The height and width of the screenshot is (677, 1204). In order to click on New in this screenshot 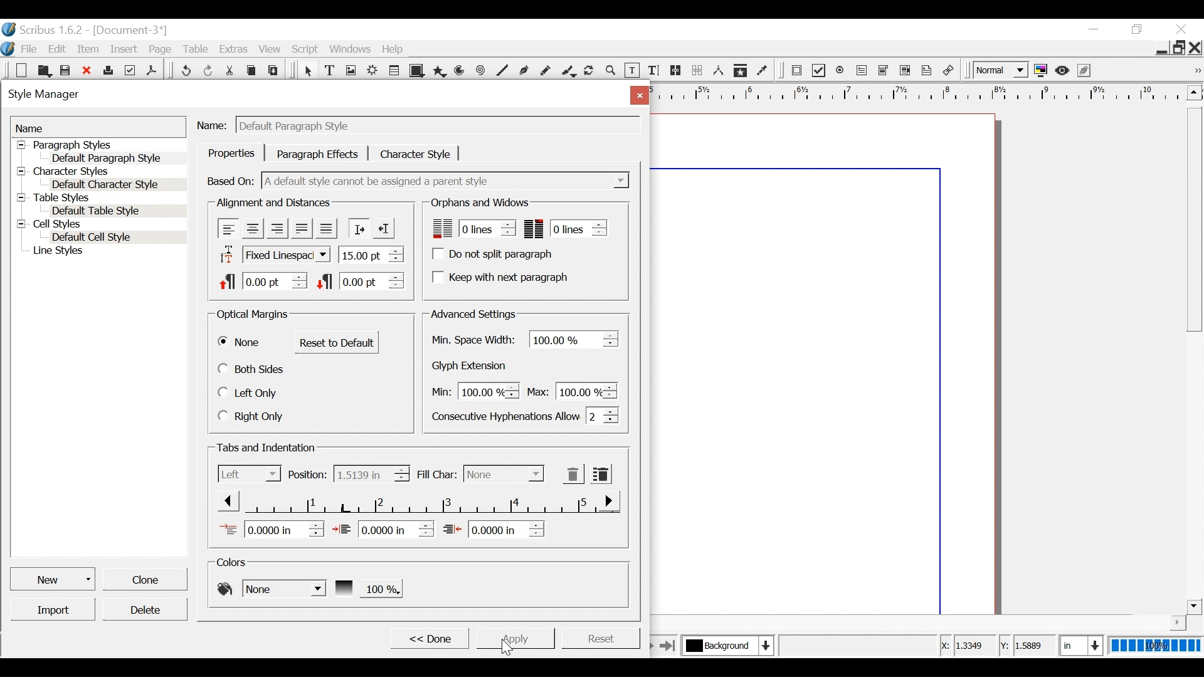, I will do `click(22, 70)`.